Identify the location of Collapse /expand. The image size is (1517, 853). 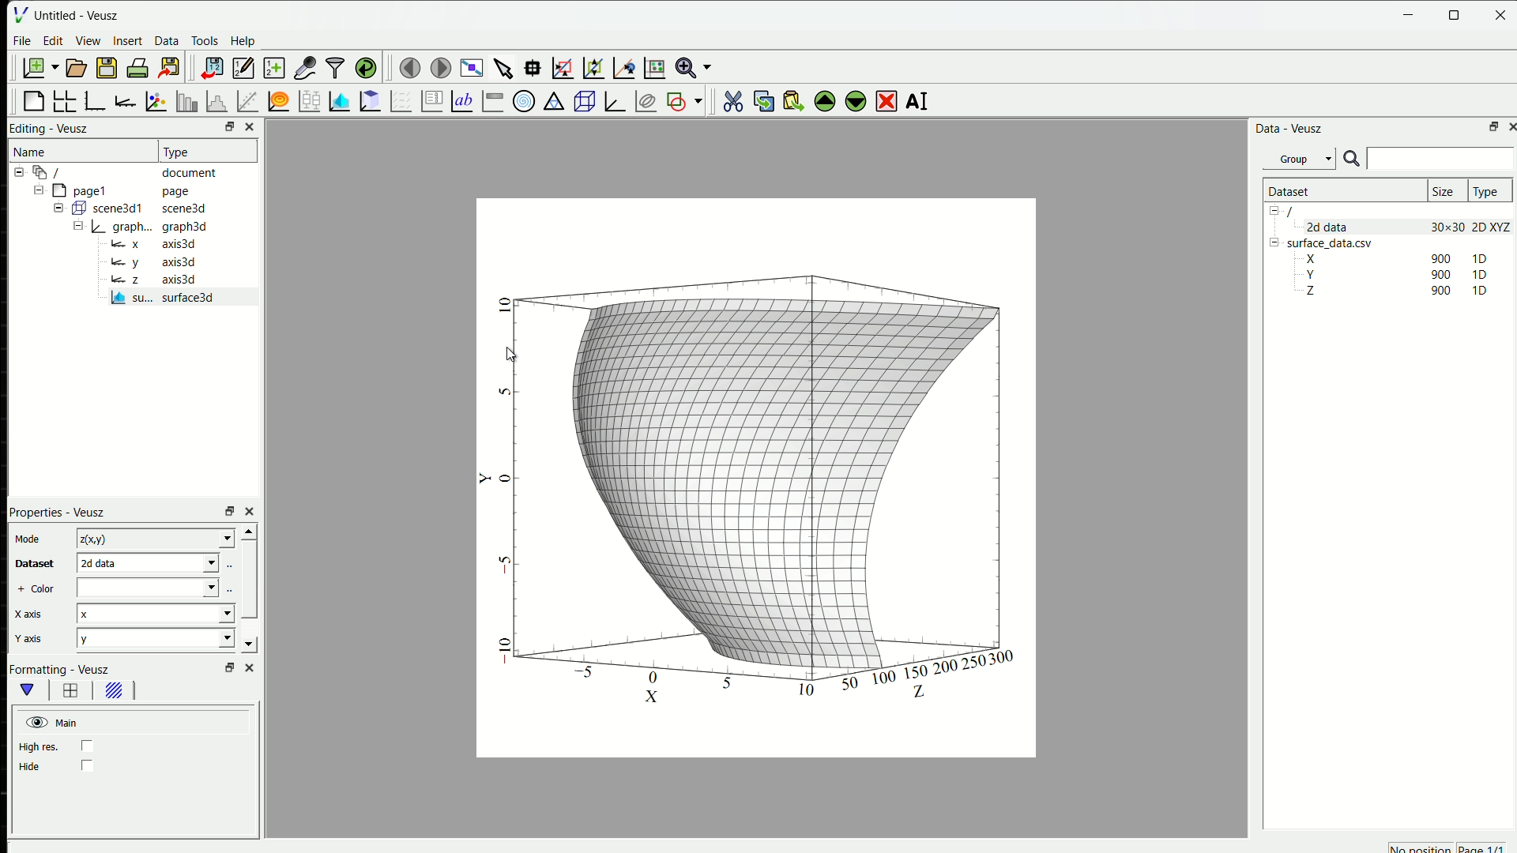
(38, 190).